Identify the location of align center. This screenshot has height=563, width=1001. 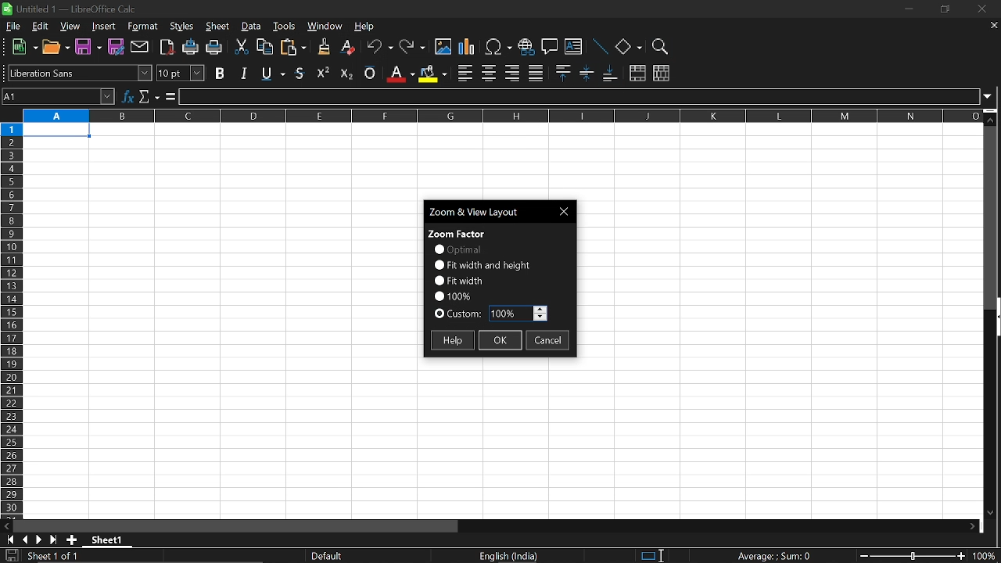
(489, 74).